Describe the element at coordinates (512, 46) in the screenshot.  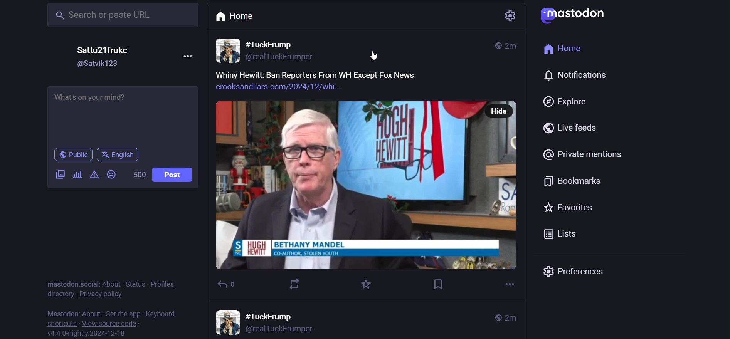
I see `last modified` at that location.